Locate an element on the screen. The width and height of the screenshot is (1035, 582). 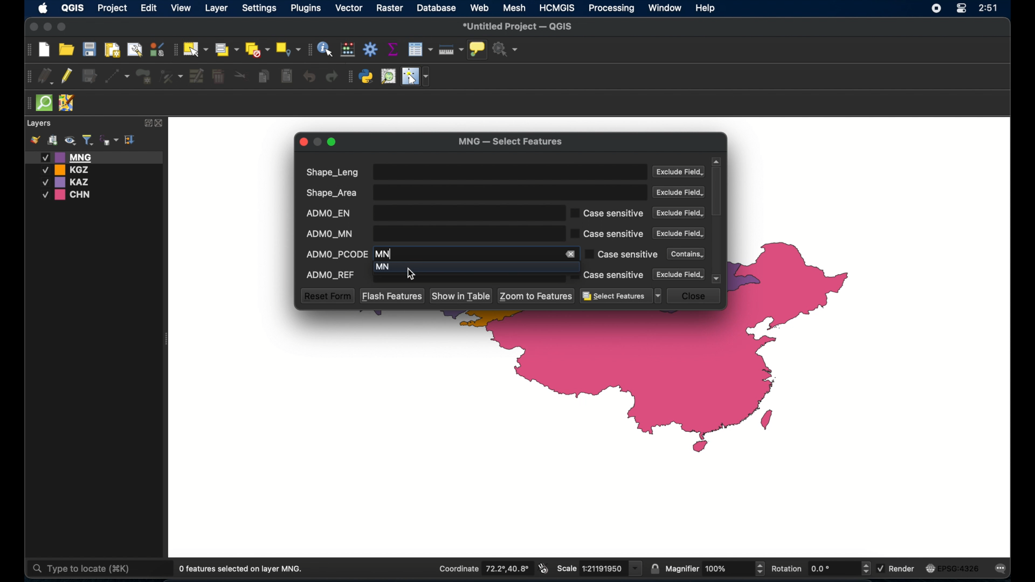
render is located at coordinates (899, 568).